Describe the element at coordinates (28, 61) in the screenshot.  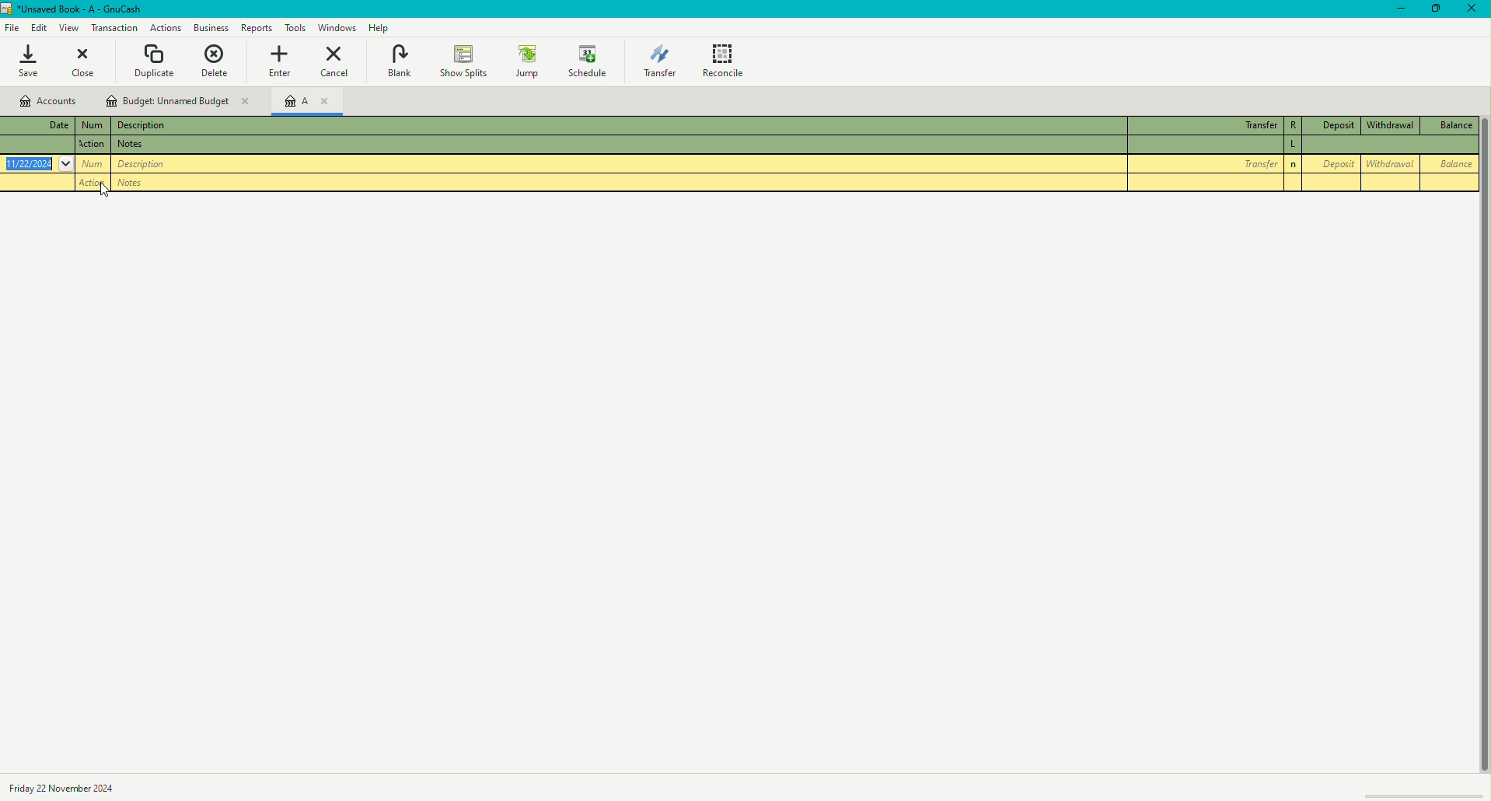
I see `Save` at that location.